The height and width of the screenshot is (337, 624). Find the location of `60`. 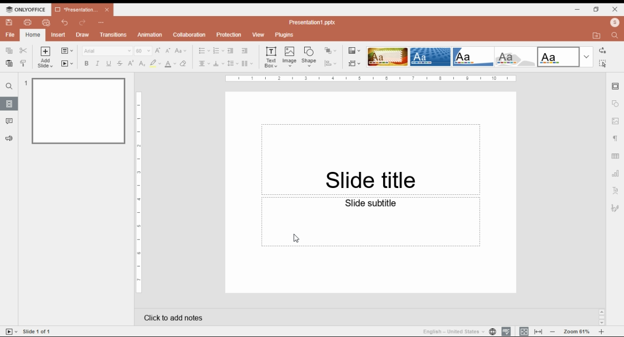

60 is located at coordinates (143, 51).